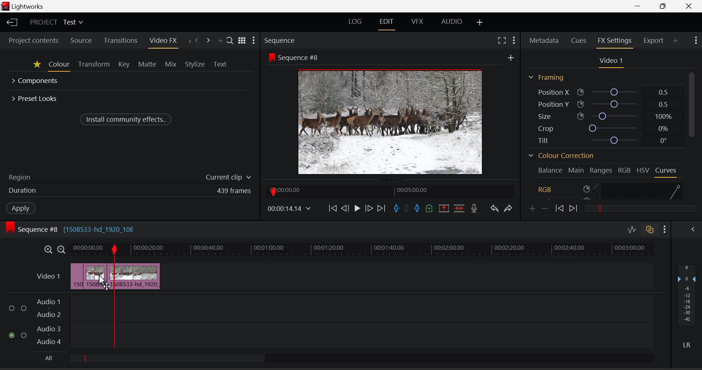 The width and height of the screenshot is (702, 370). Describe the element at coordinates (127, 119) in the screenshot. I see `Install community effects` at that location.